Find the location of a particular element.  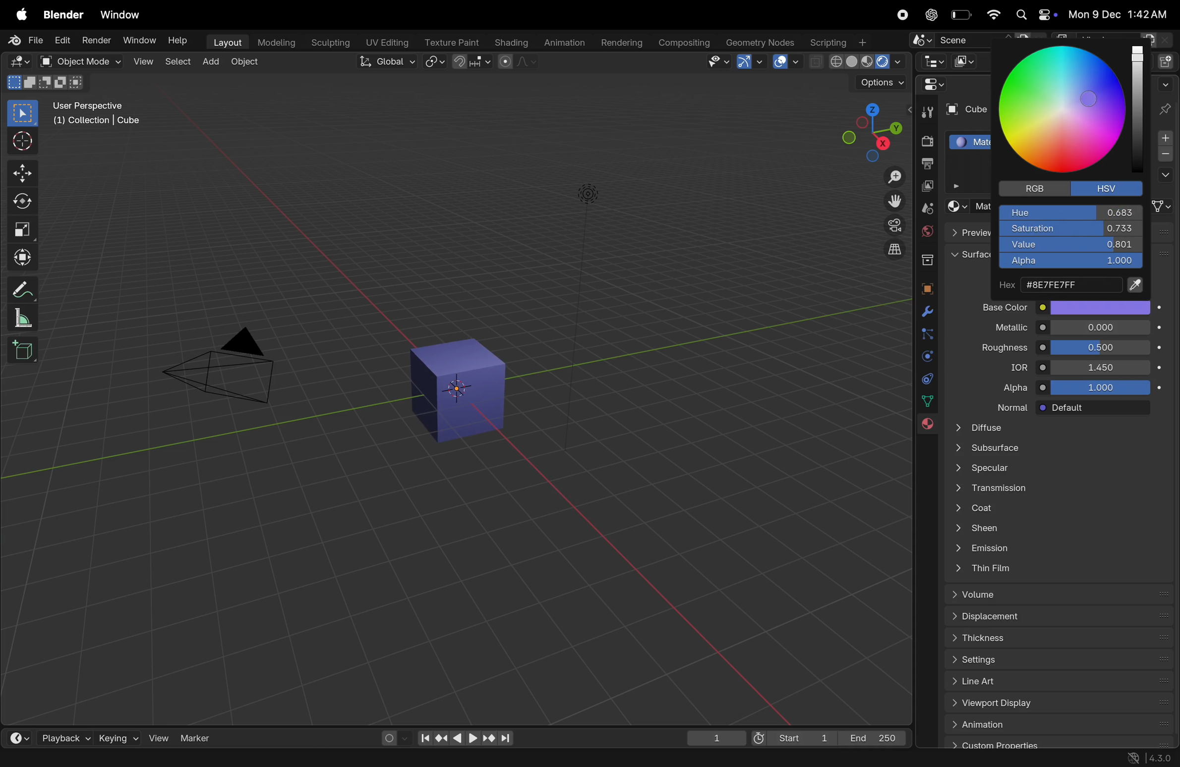

auuto keying is located at coordinates (388, 737).